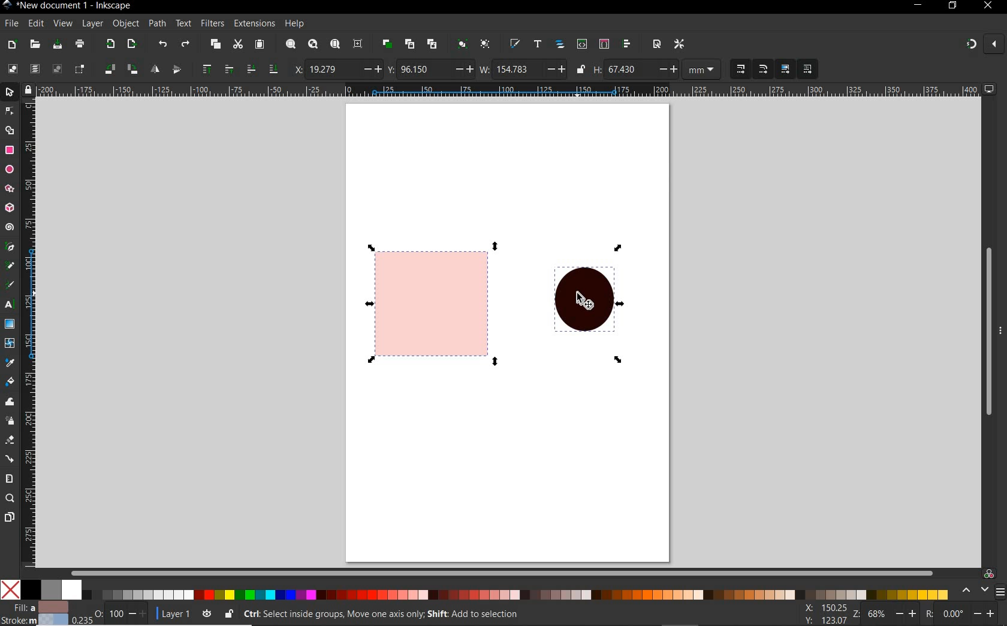  I want to click on save, so click(58, 44).